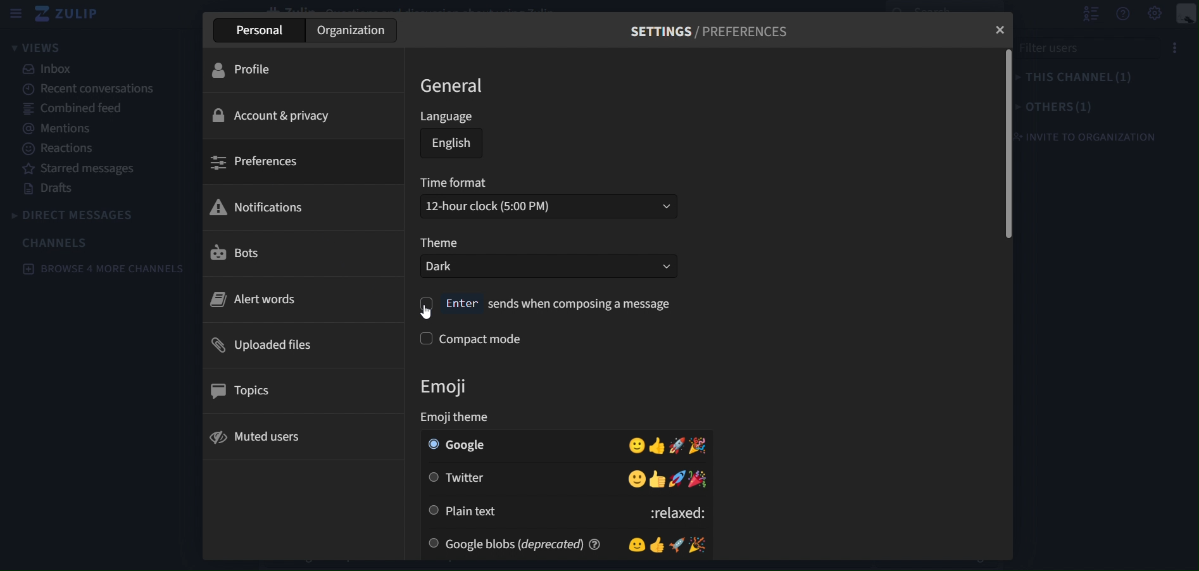  What do you see at coordinates (548, 305) in the screenshot?
I see `enter sends when composing message` at bounding box center [548, 305].